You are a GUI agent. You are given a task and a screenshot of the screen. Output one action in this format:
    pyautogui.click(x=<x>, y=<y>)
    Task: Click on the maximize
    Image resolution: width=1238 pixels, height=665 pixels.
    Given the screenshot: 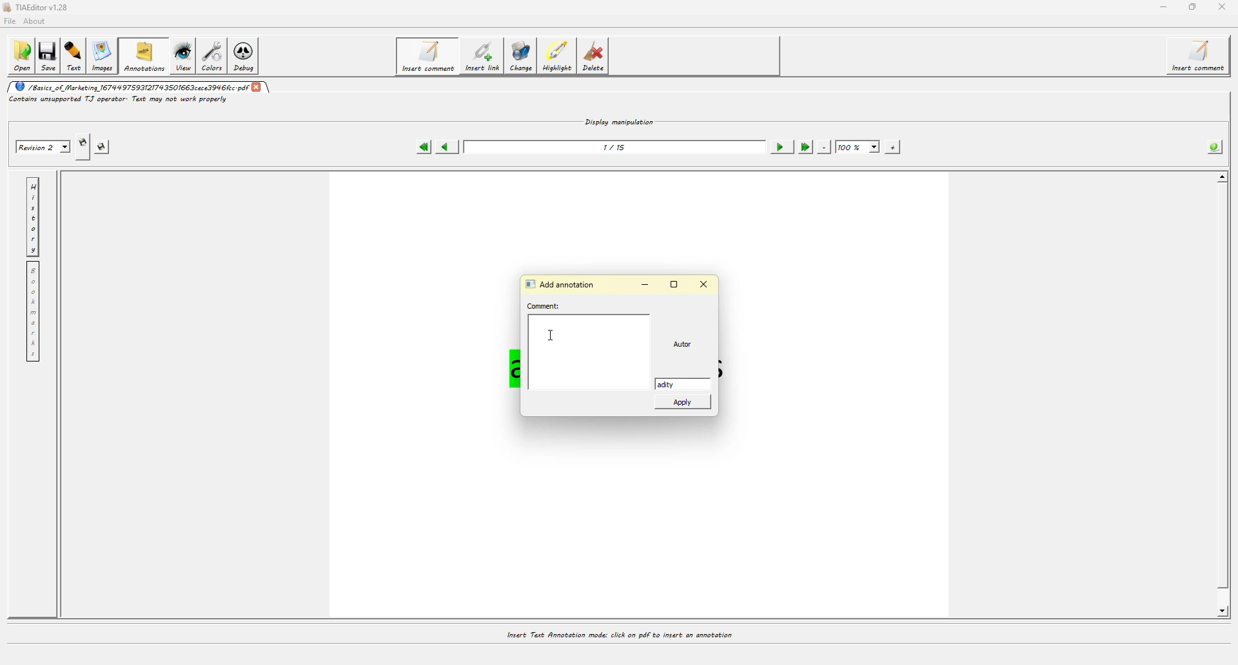 What is the action you would take?
    pyautogui.click(x=676, y=284)
    